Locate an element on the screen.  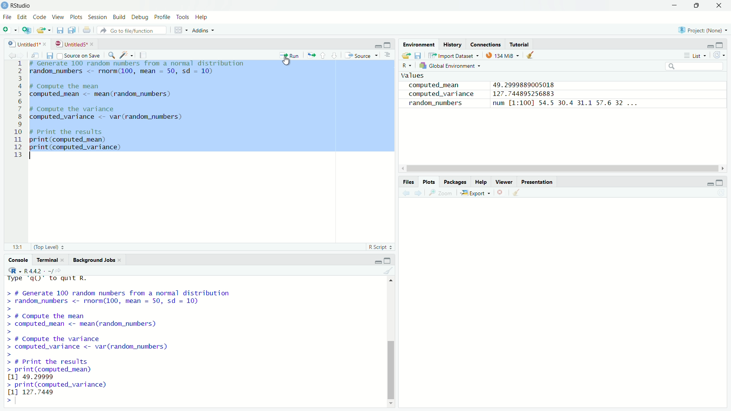
plots is located at coordinates (429, 182).